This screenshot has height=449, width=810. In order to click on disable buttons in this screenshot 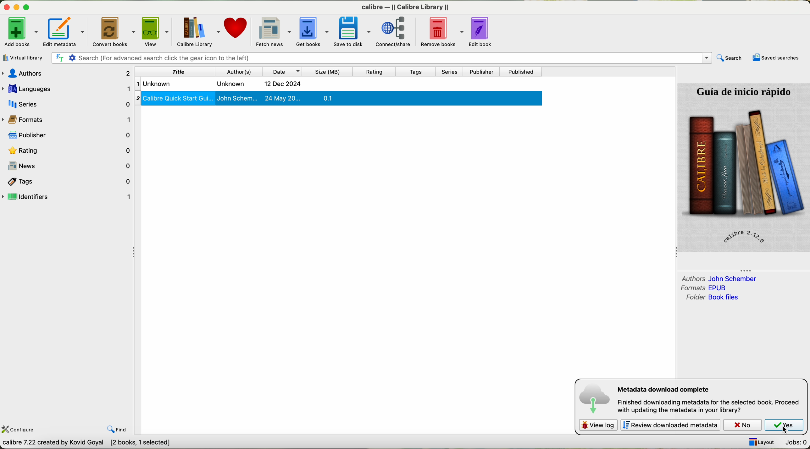, I will do `click(16, 6)`.